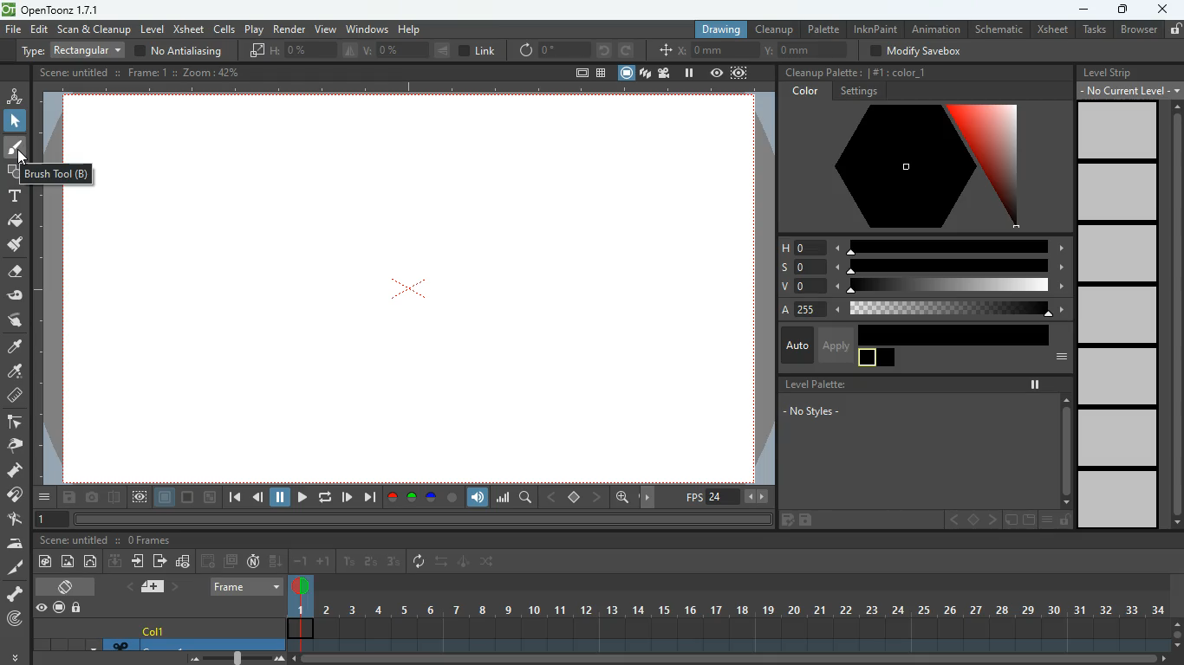  Describe the element at coordinates (954, 334) in the screenshot. I see `color ` at that location.